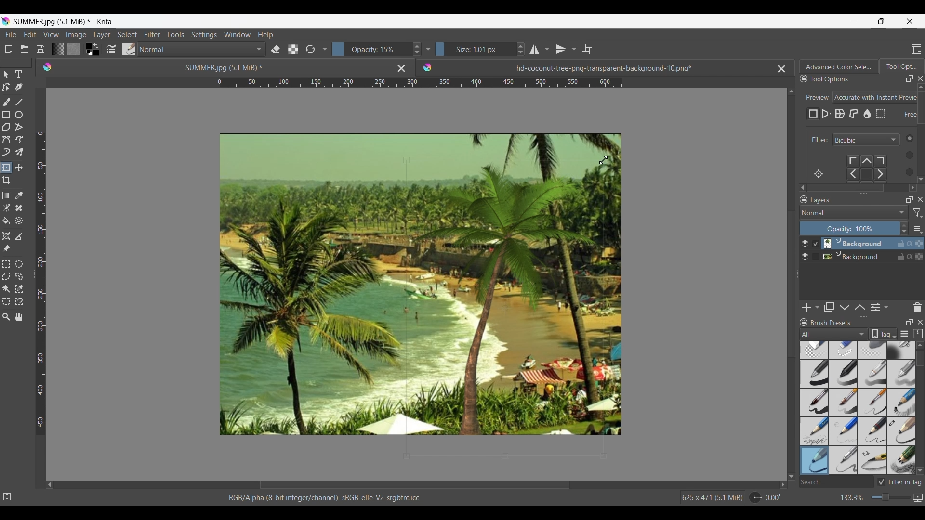 Image resolution: width=925 pixels, height=520 pixels. What do you see at coordinates (814, 373) in the screenshot?
I see `basic1` at bounding box center [814, 373].